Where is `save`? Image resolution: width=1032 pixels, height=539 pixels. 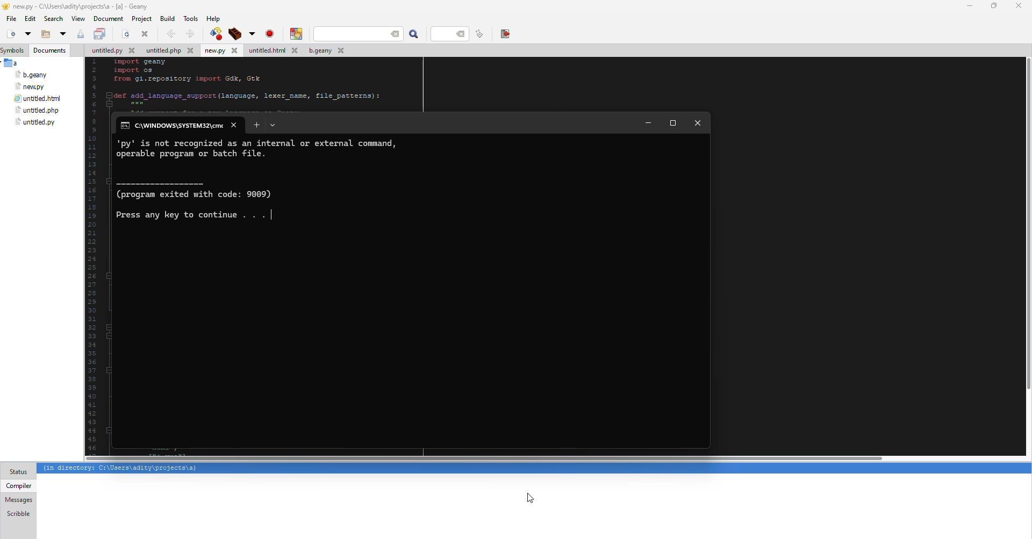
save is located at coordinates (100, 34).